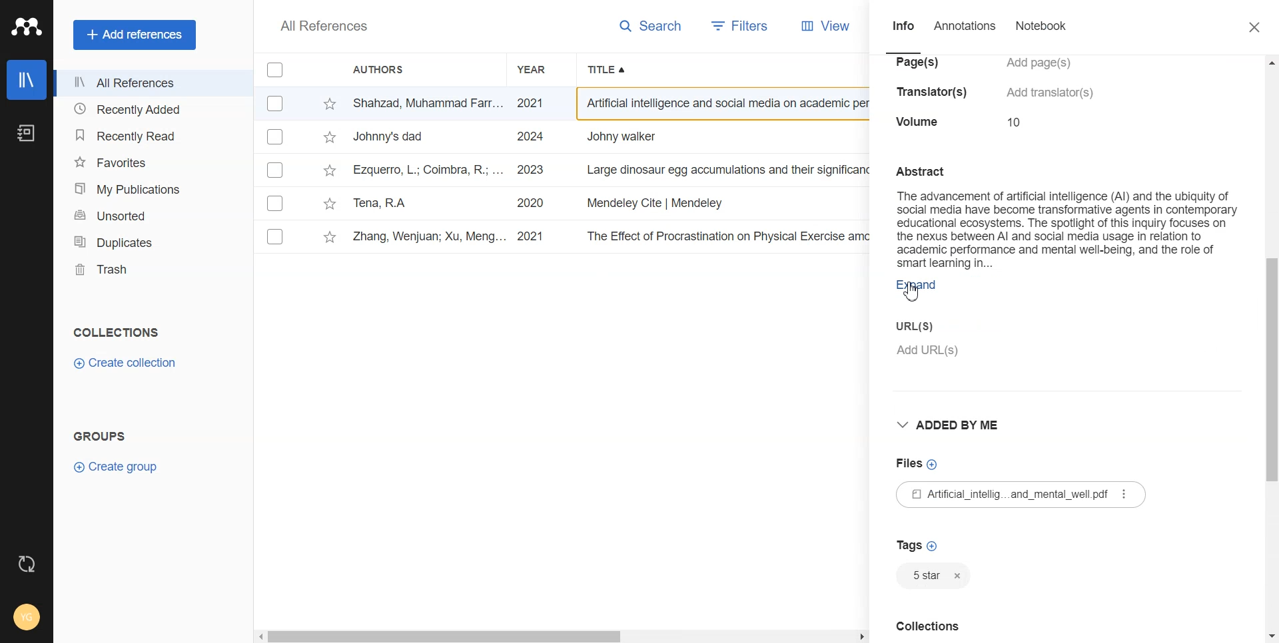 This screenshot has width=1279, height=643. I want to click on Tena, RA 2020 Mendeley Cite | Mendeley Revista INVI 12/18/2024, so click(549, 204).